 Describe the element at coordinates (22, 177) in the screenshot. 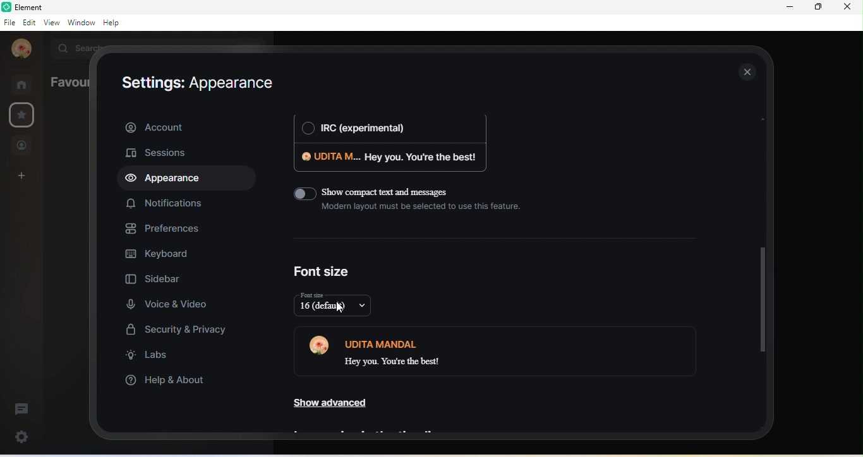

I see `create a space` at that location.